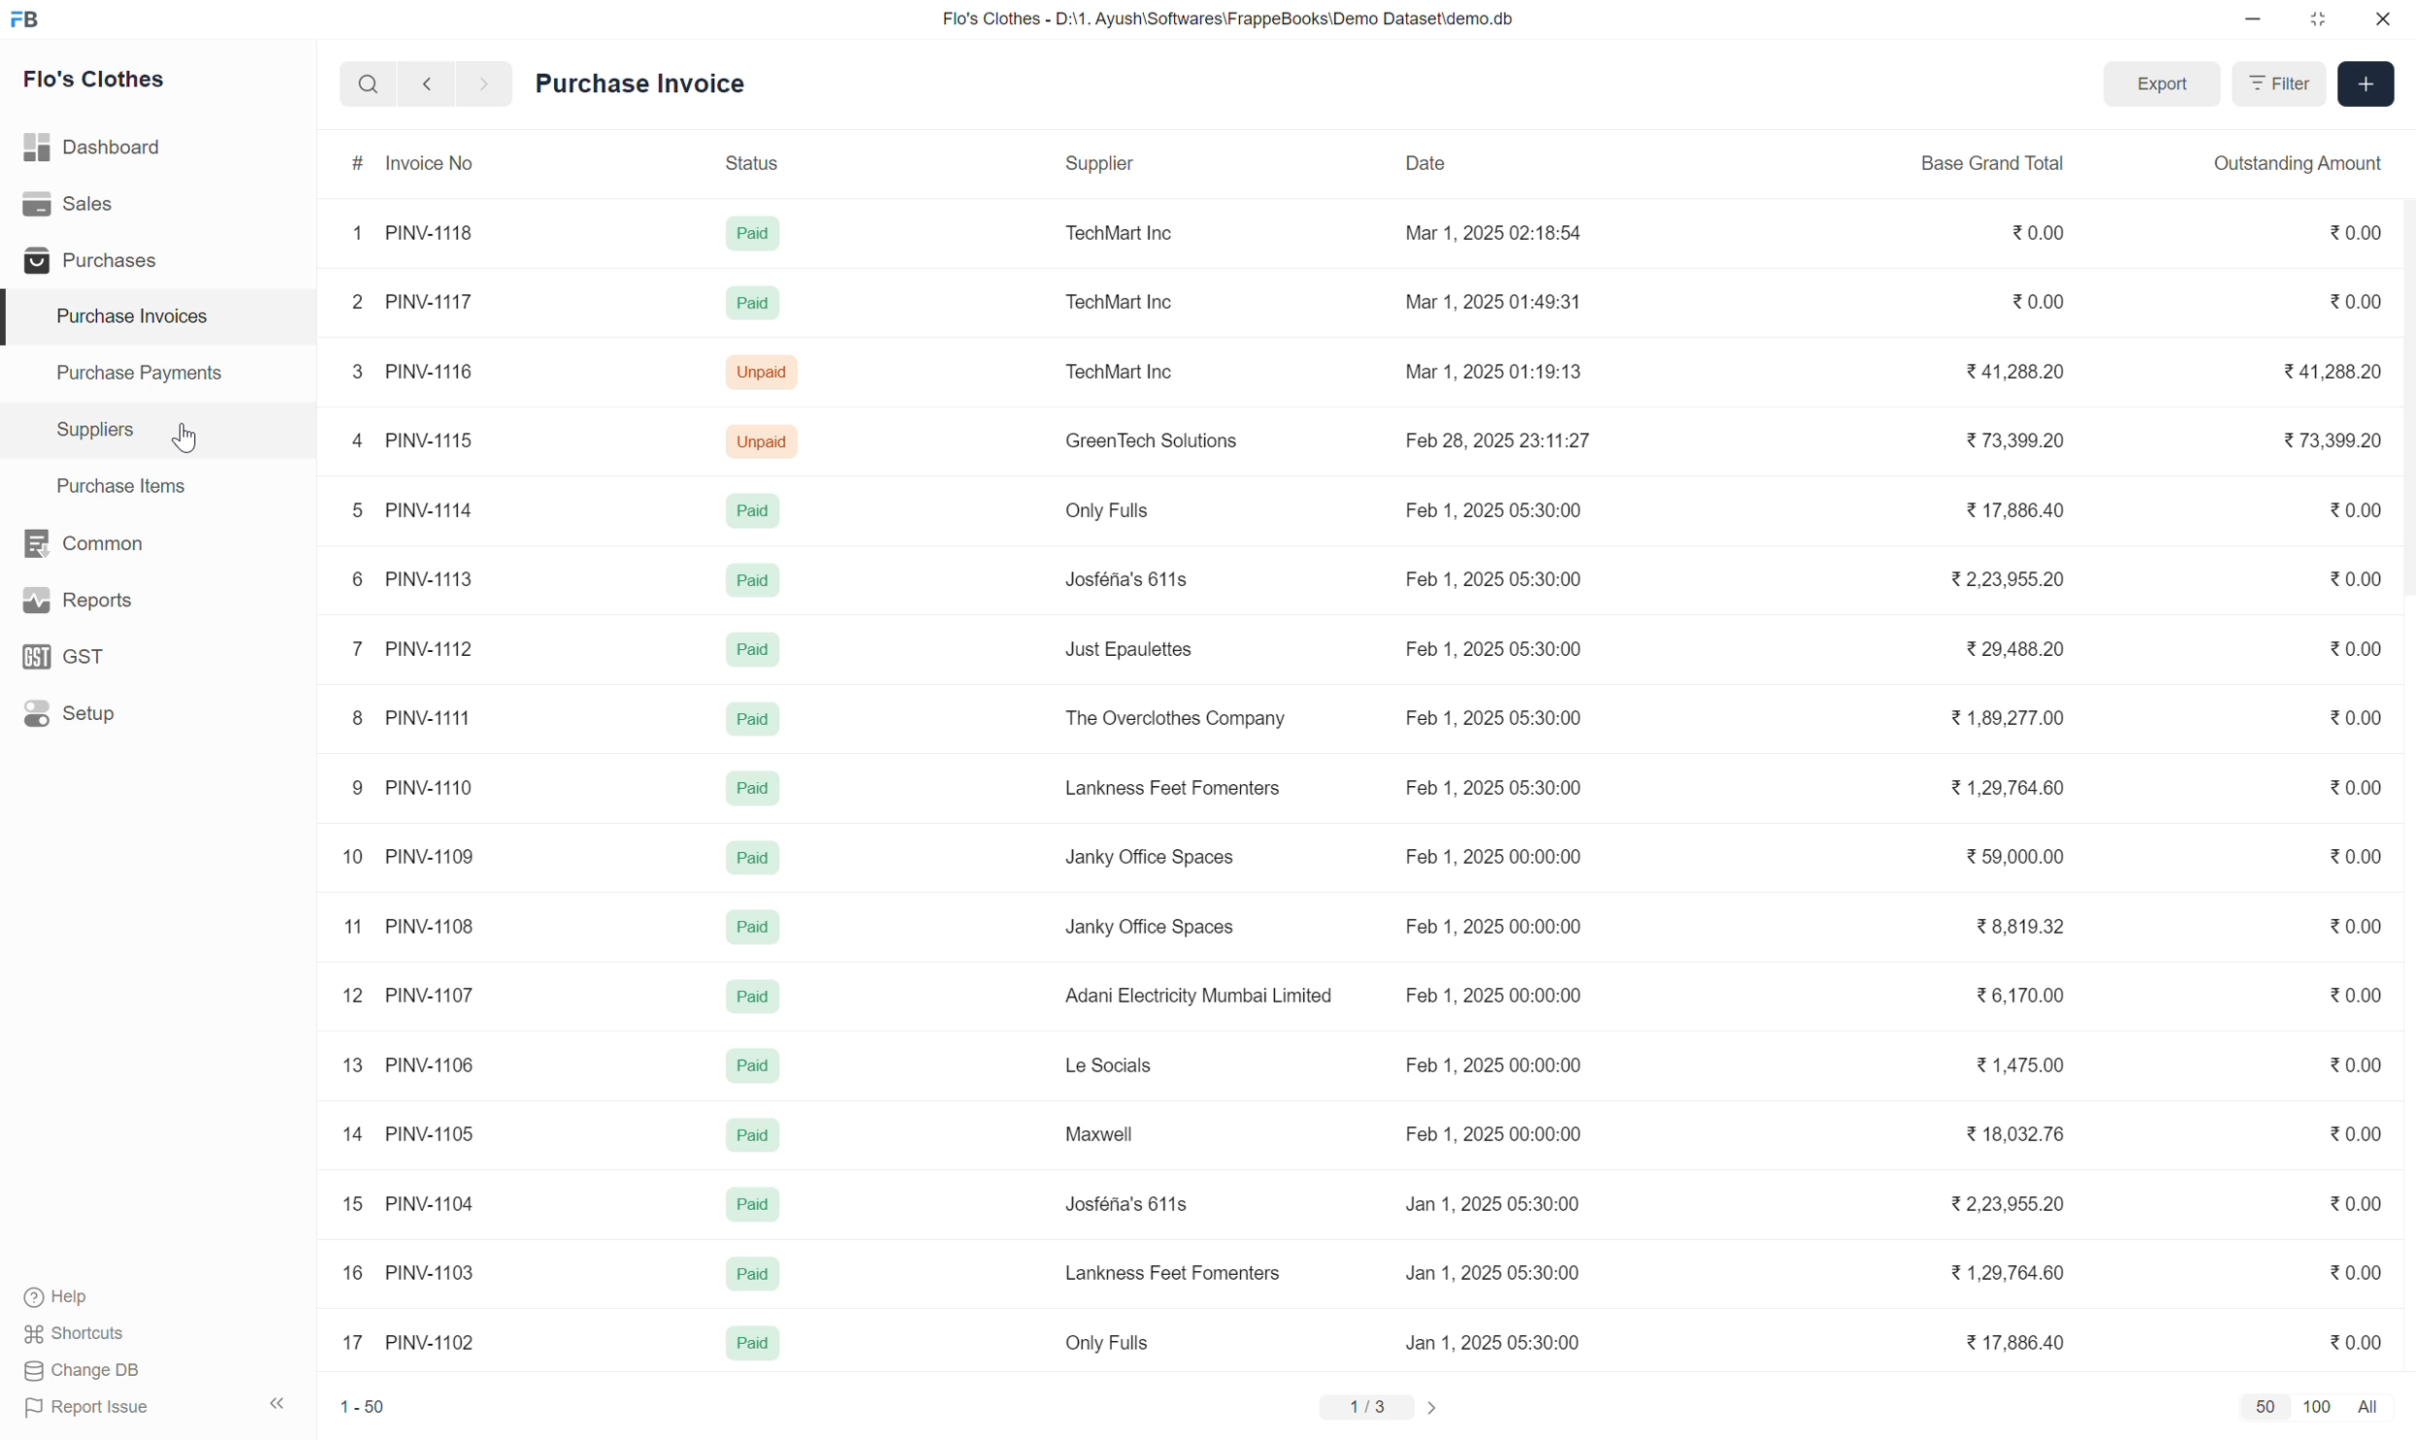  Describe the element at coordinates (417, 507) in the screenshot. I see `5 PINV-1114` at that location.